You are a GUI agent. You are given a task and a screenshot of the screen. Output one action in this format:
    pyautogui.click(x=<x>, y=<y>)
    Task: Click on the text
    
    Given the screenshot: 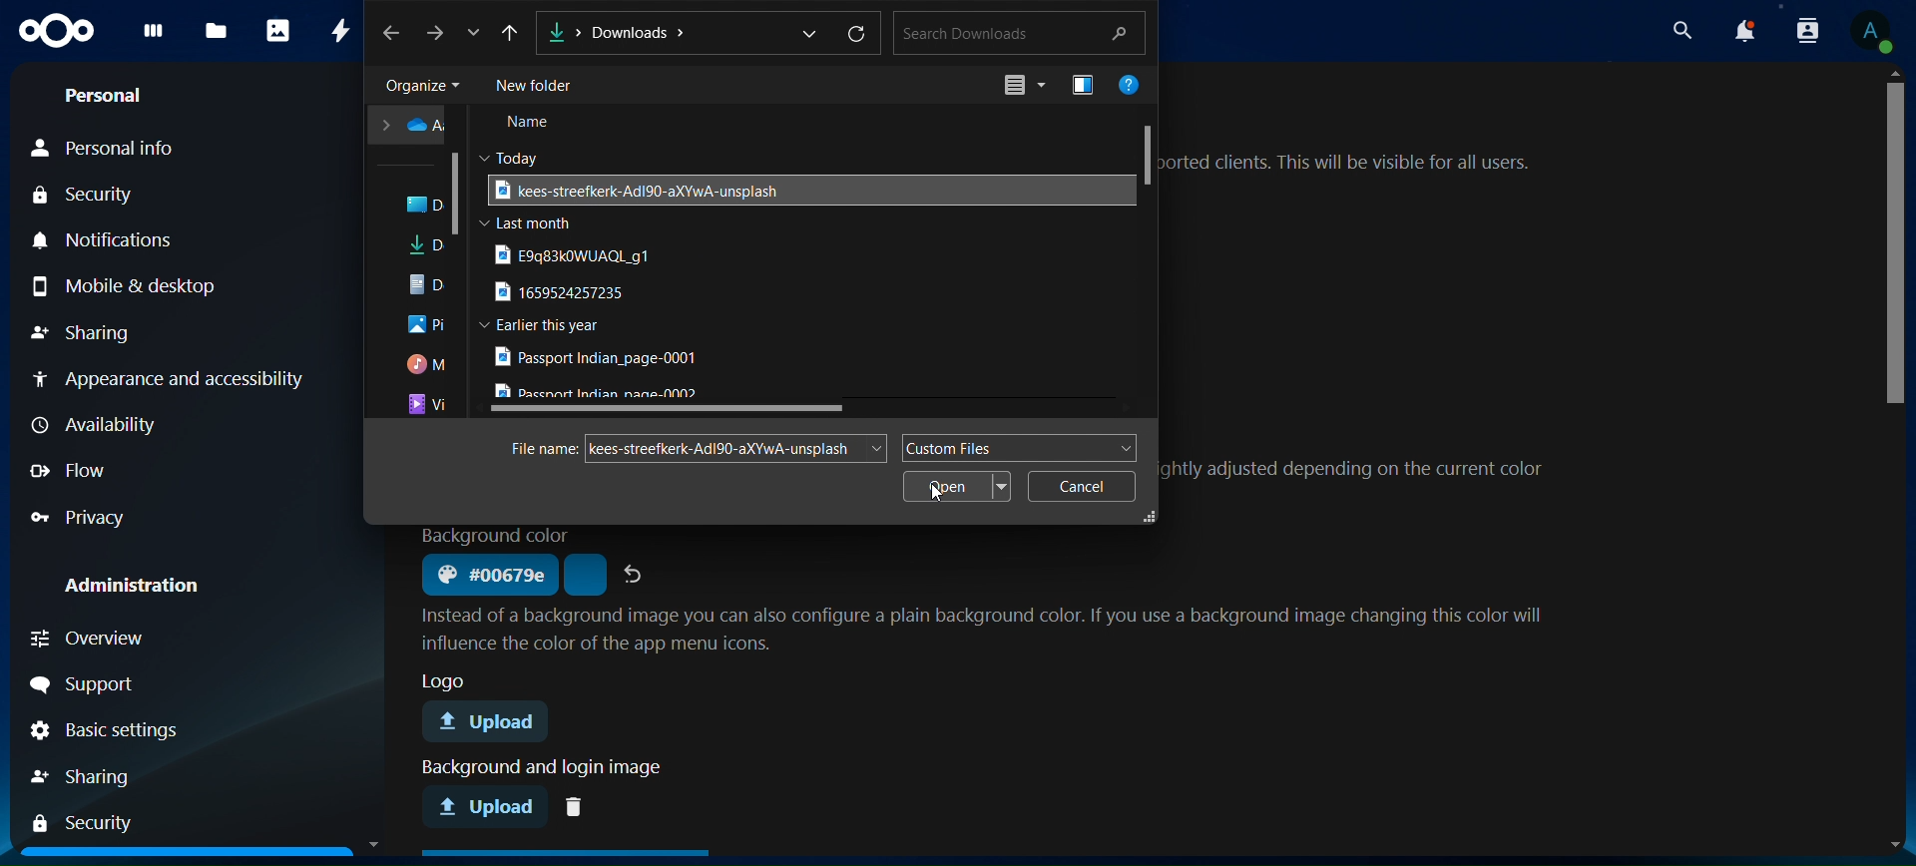 What is the action you would take?
    pyautogui.click(x=535, y=768)
    